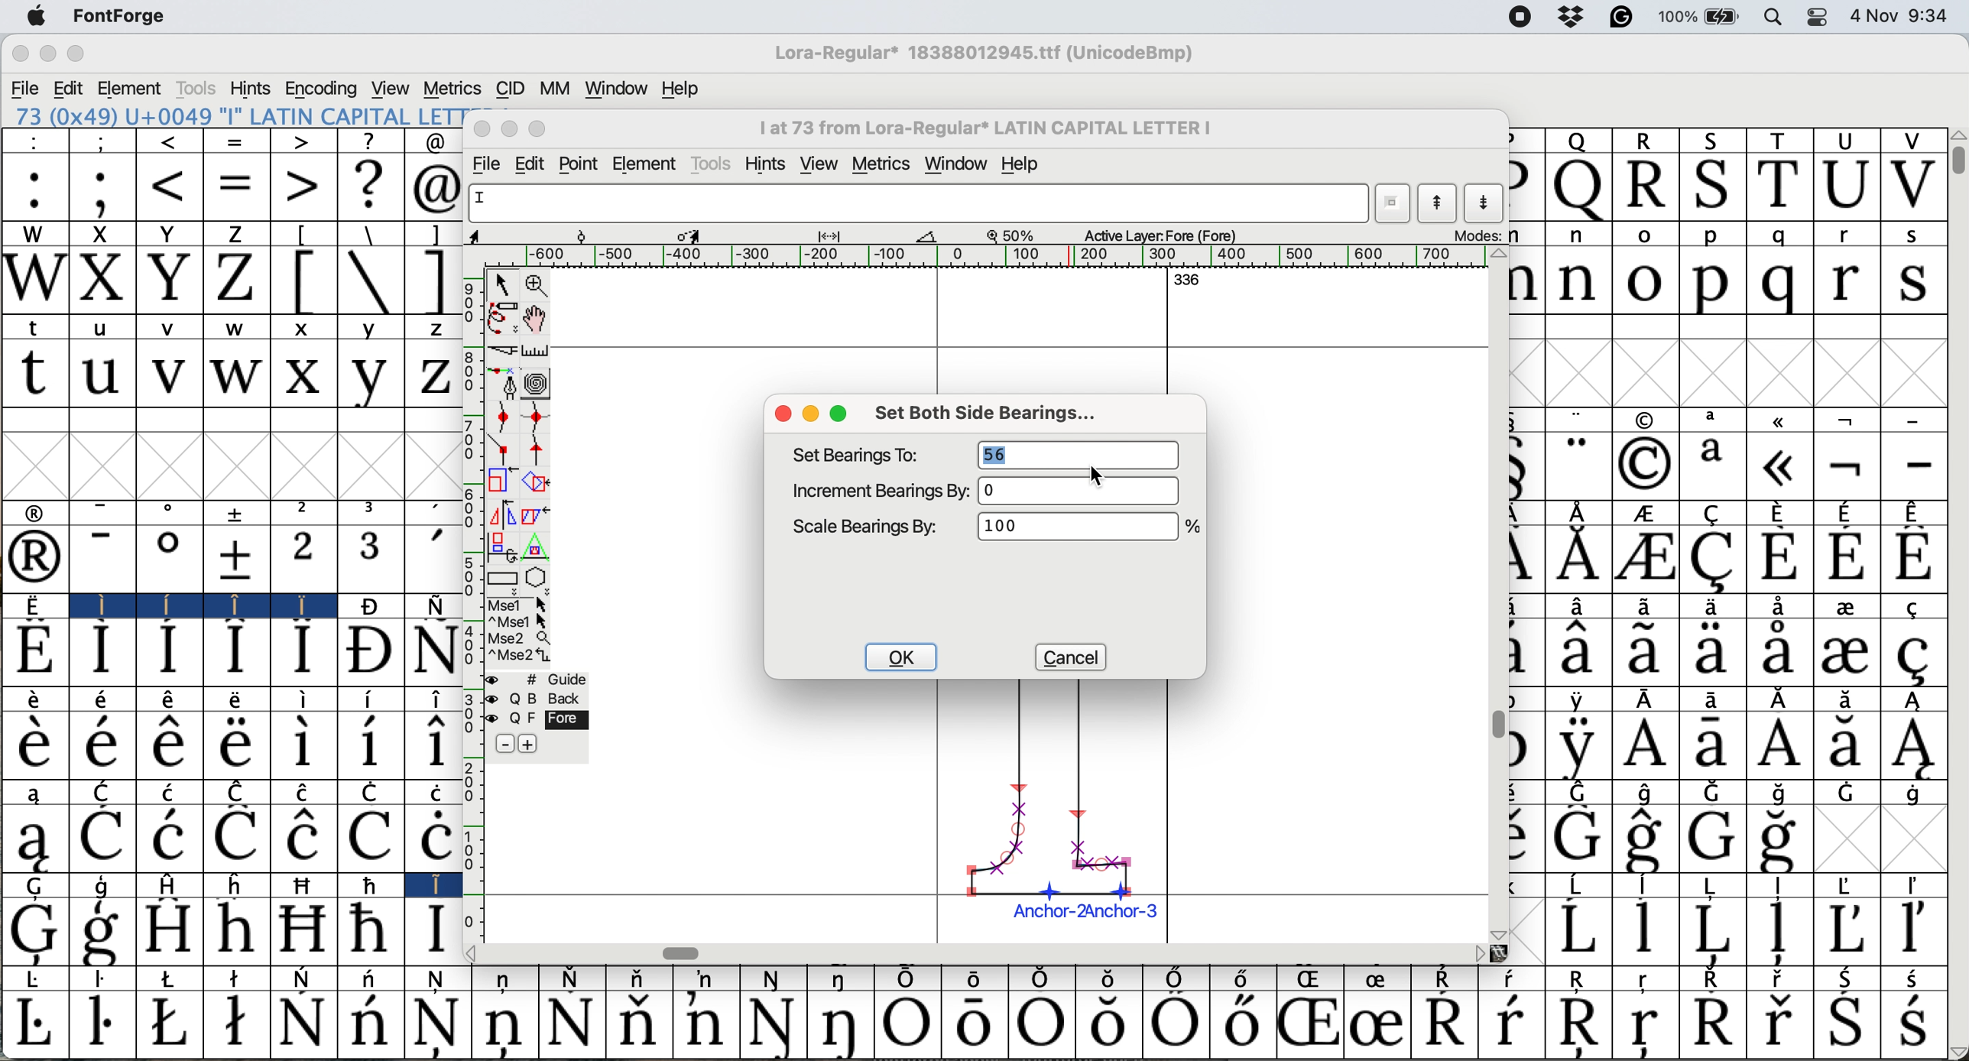 The height and width of the screenshot is (1061, 1969). What do you see at coordinates (507, 129) in the screenshot?
I see `minimise` at bounding box center [507, 129].